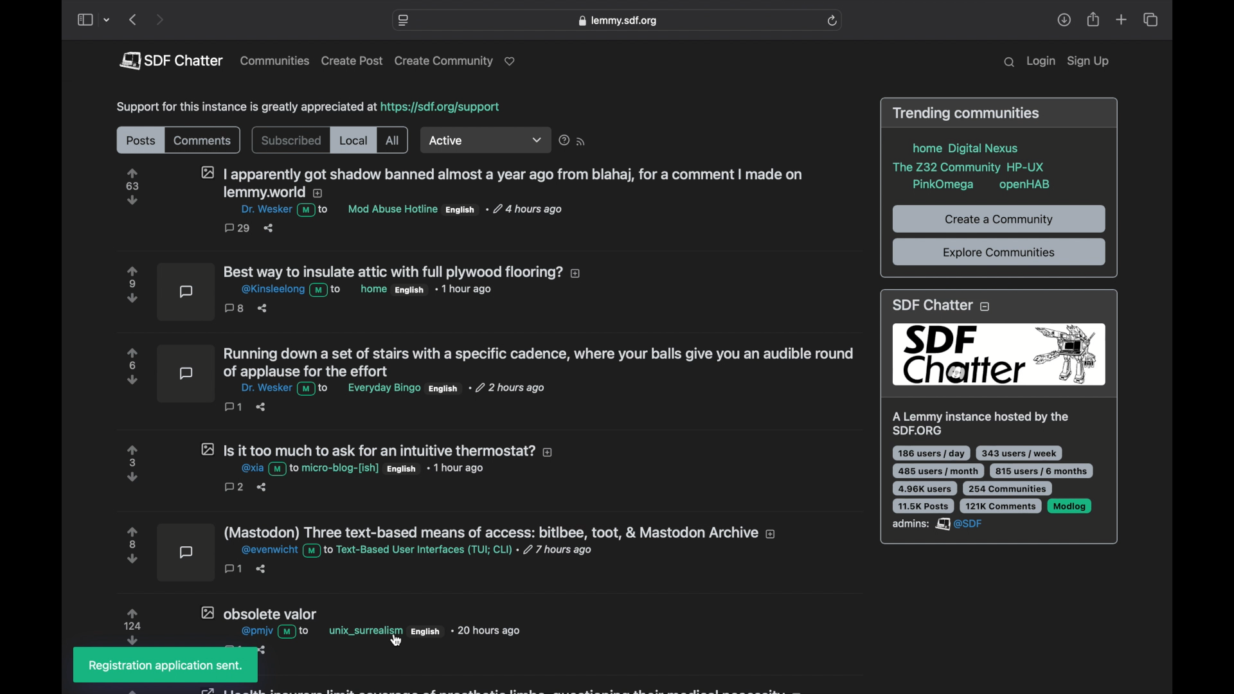 This screenshot has width=1234, height=694. What do you see at coordinates (617, 21) in the screenshot?
I see `web address` at bounding box center [617, 21].